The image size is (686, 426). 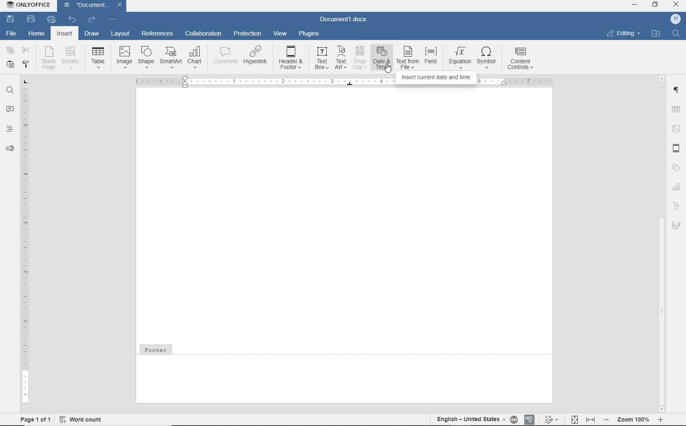 I want to click on text box, so click(x=322, y=58).